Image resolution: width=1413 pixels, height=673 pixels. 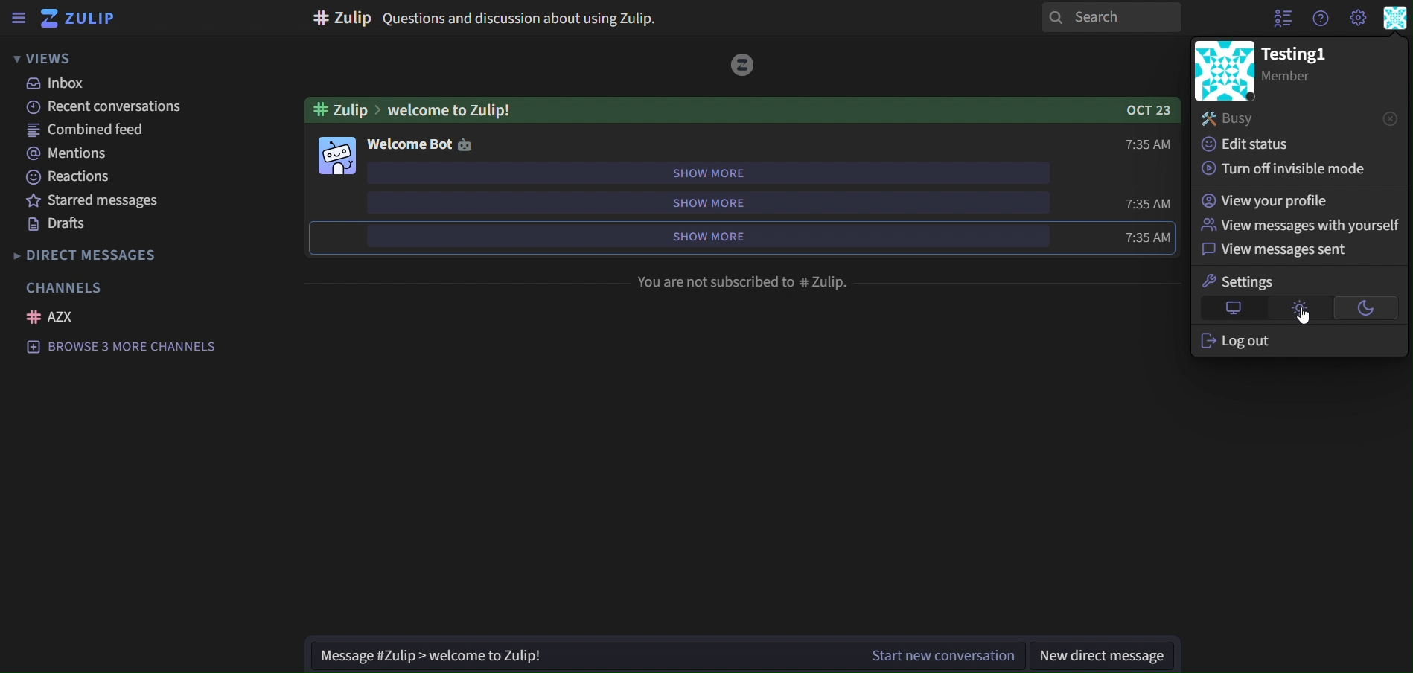 What do you see at coordinates (1397, 19) in the screenshot?
I see `personal menu` at bounding box center [1397, 19].